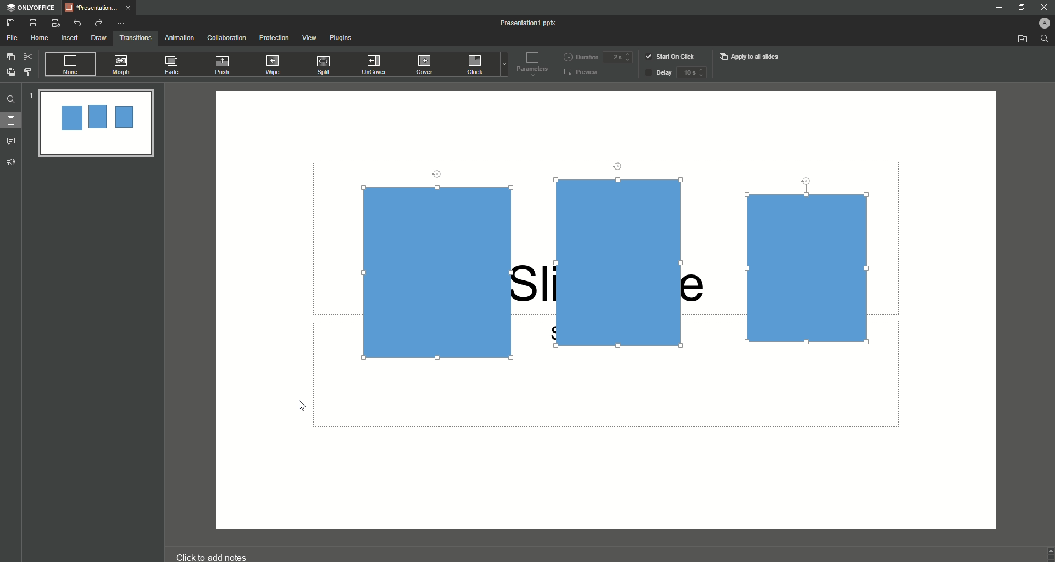  What do you see at coordinates (11, 99) in the screenshot?
I see `Find` at bounding box center [11, 99].